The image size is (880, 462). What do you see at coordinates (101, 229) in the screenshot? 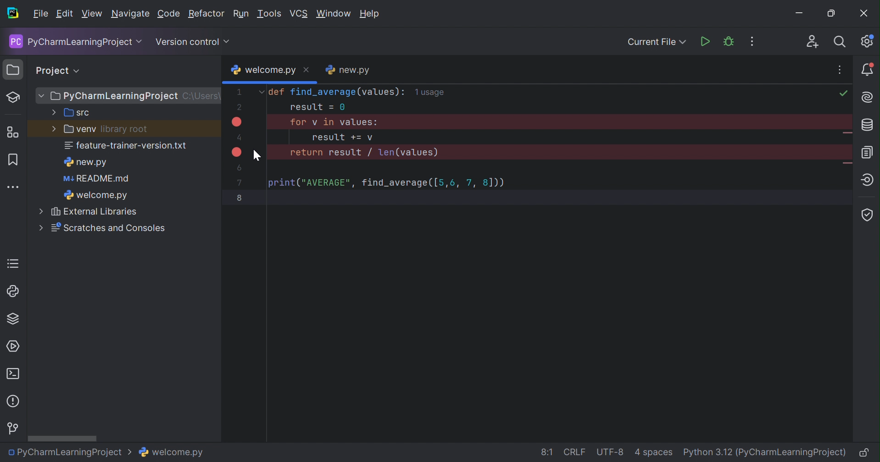
I see `Scratches and Consoles` at bounding box center [101, 229].